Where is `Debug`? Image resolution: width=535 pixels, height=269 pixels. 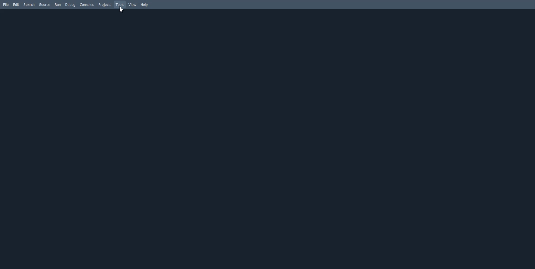 Debug is located at coordinates (70, 5).